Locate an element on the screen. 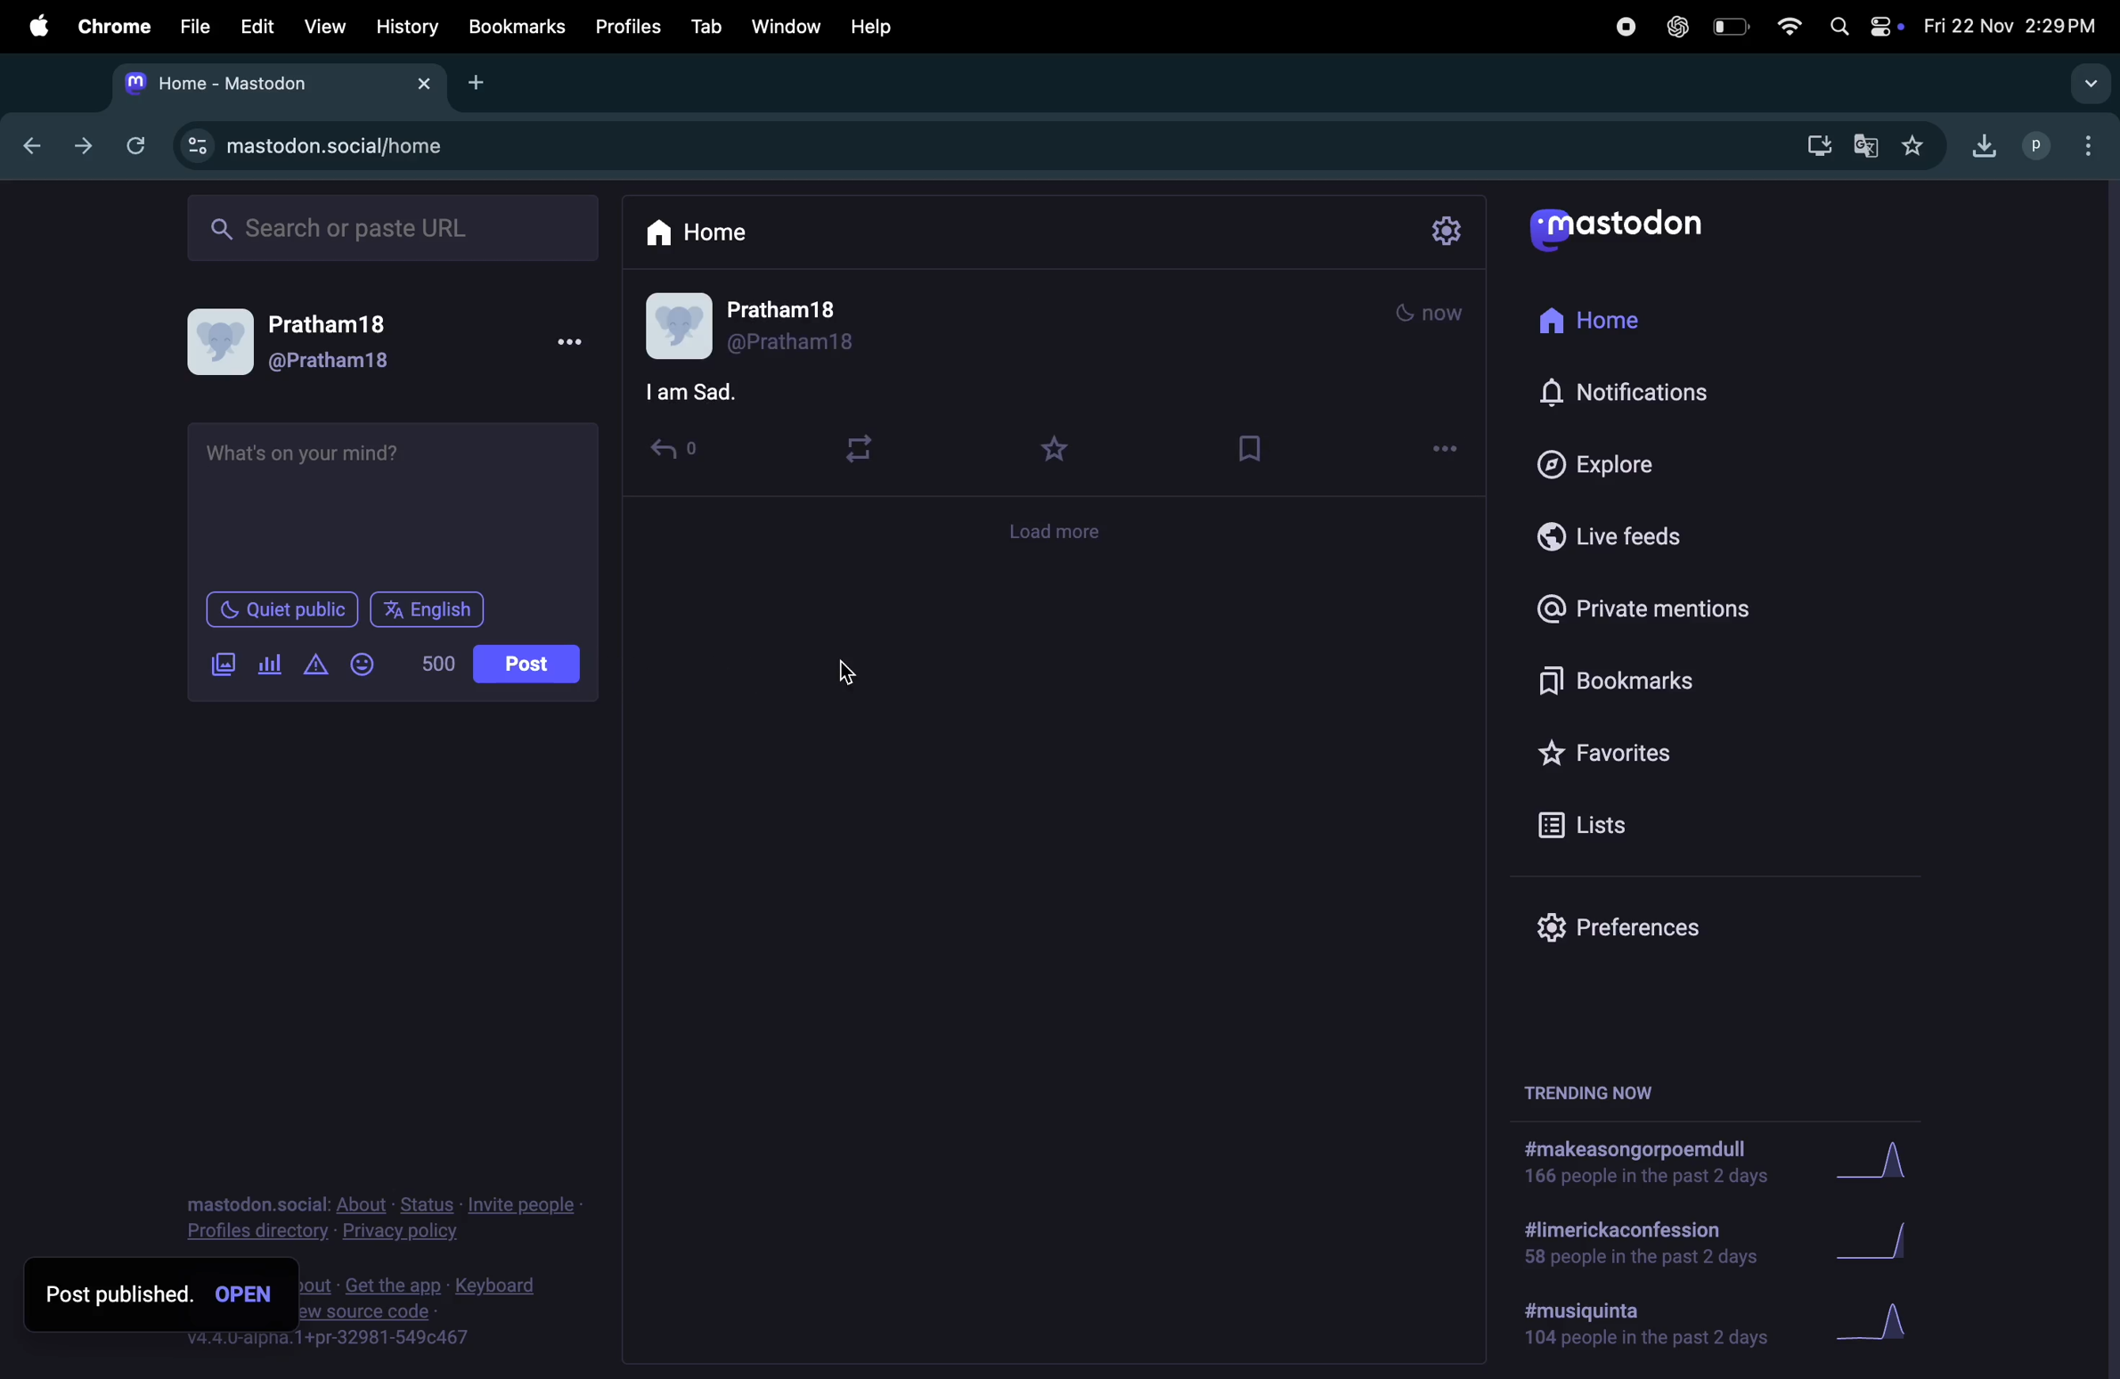  graphs is located at coordinates (1890, 1240).